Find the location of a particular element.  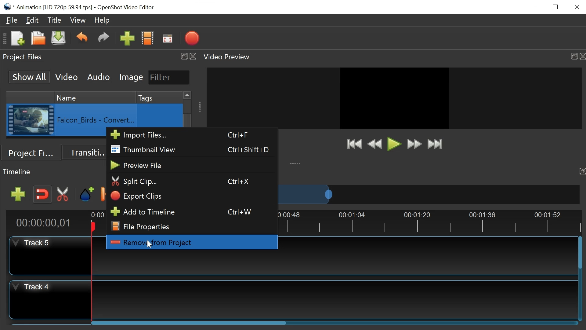

Project Name is located at coordinates (54, 8).